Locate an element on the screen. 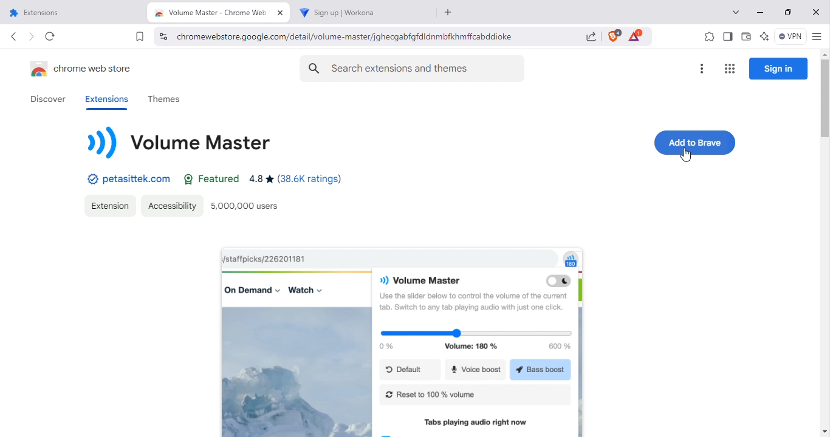 This screenshot has height=437, width=830. Leo AI is located at coordinates (764, 36).